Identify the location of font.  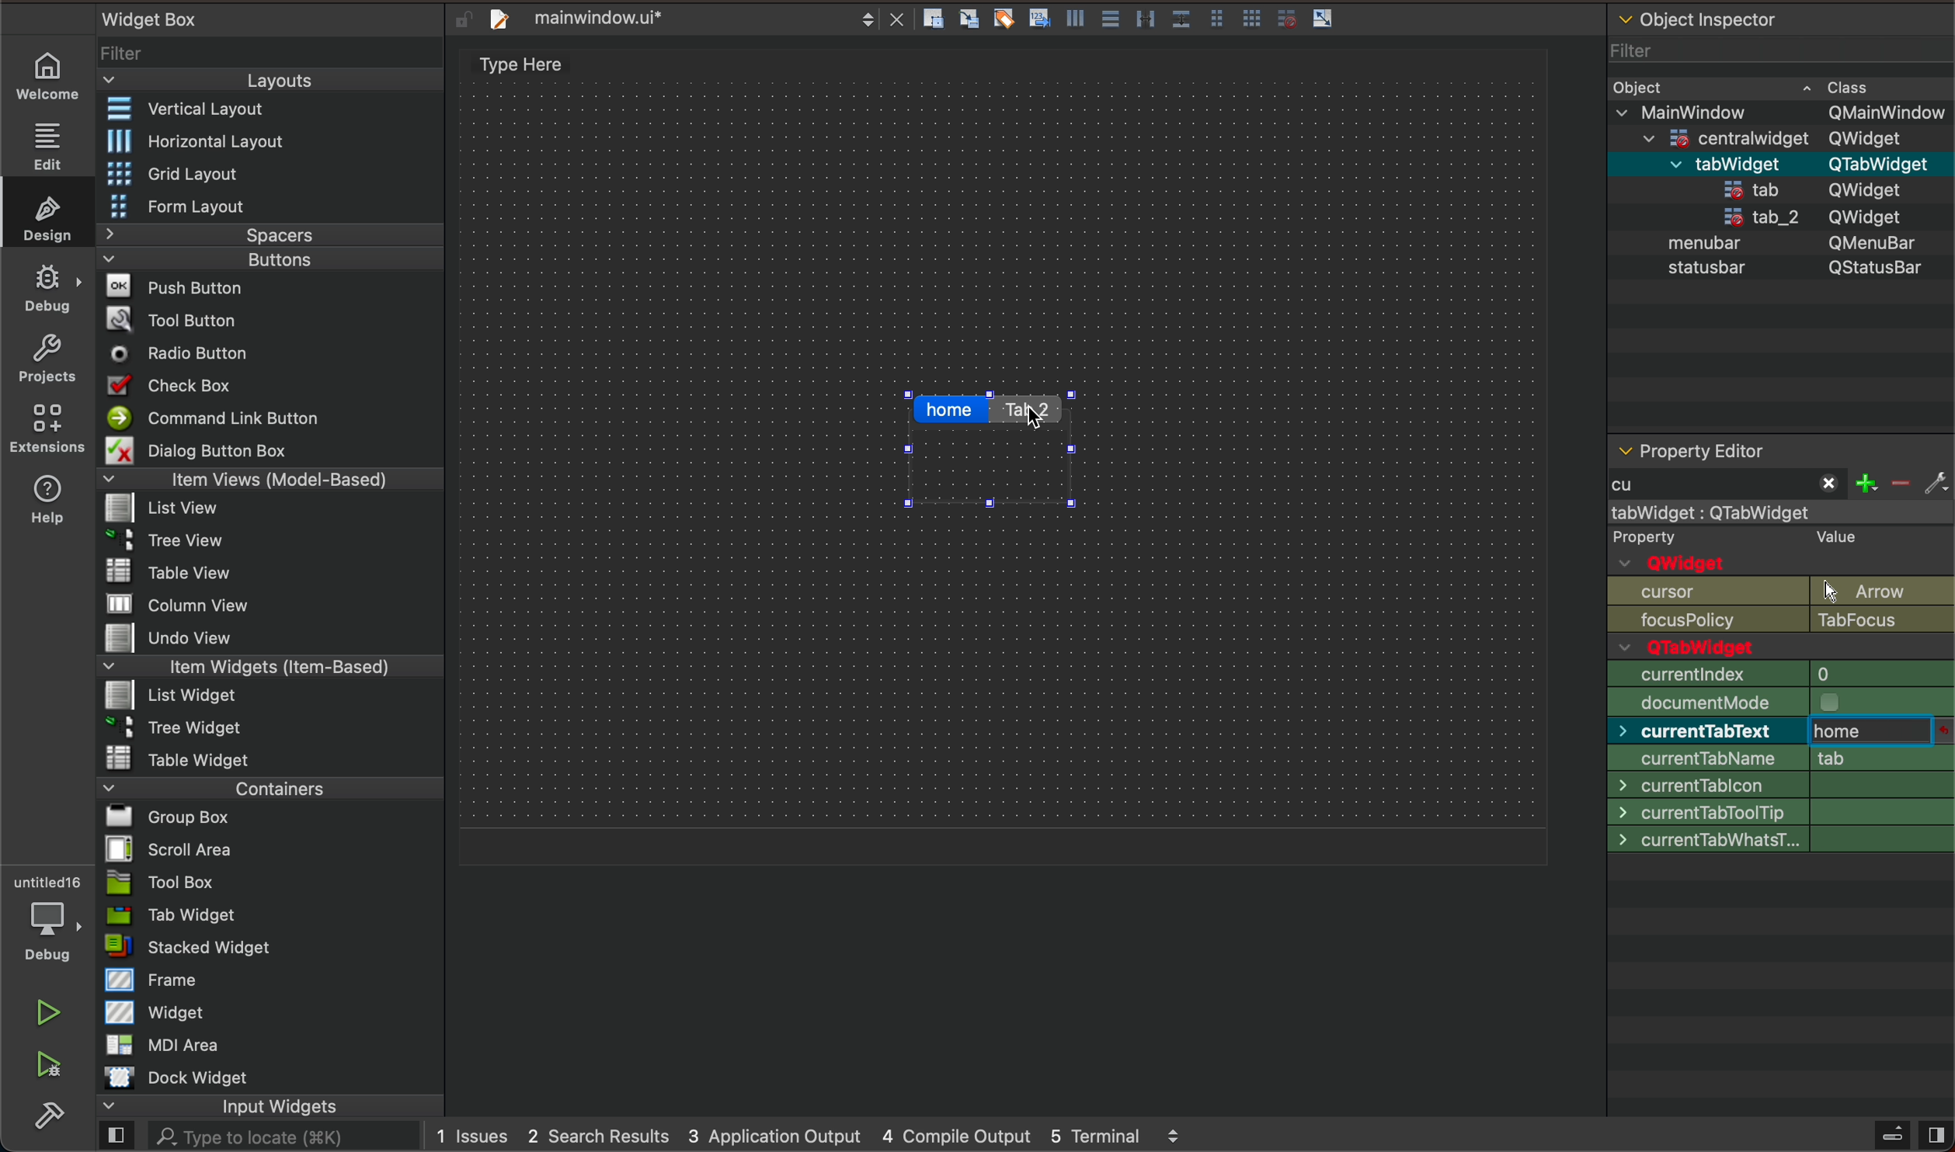
(1779, 864).